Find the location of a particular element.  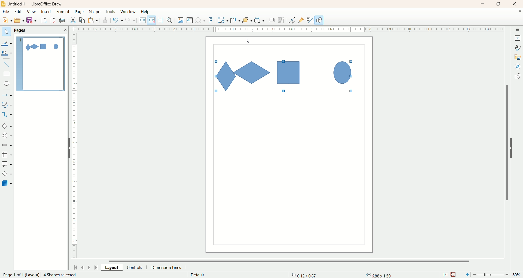

maximize is located at coordinates (499, 4).